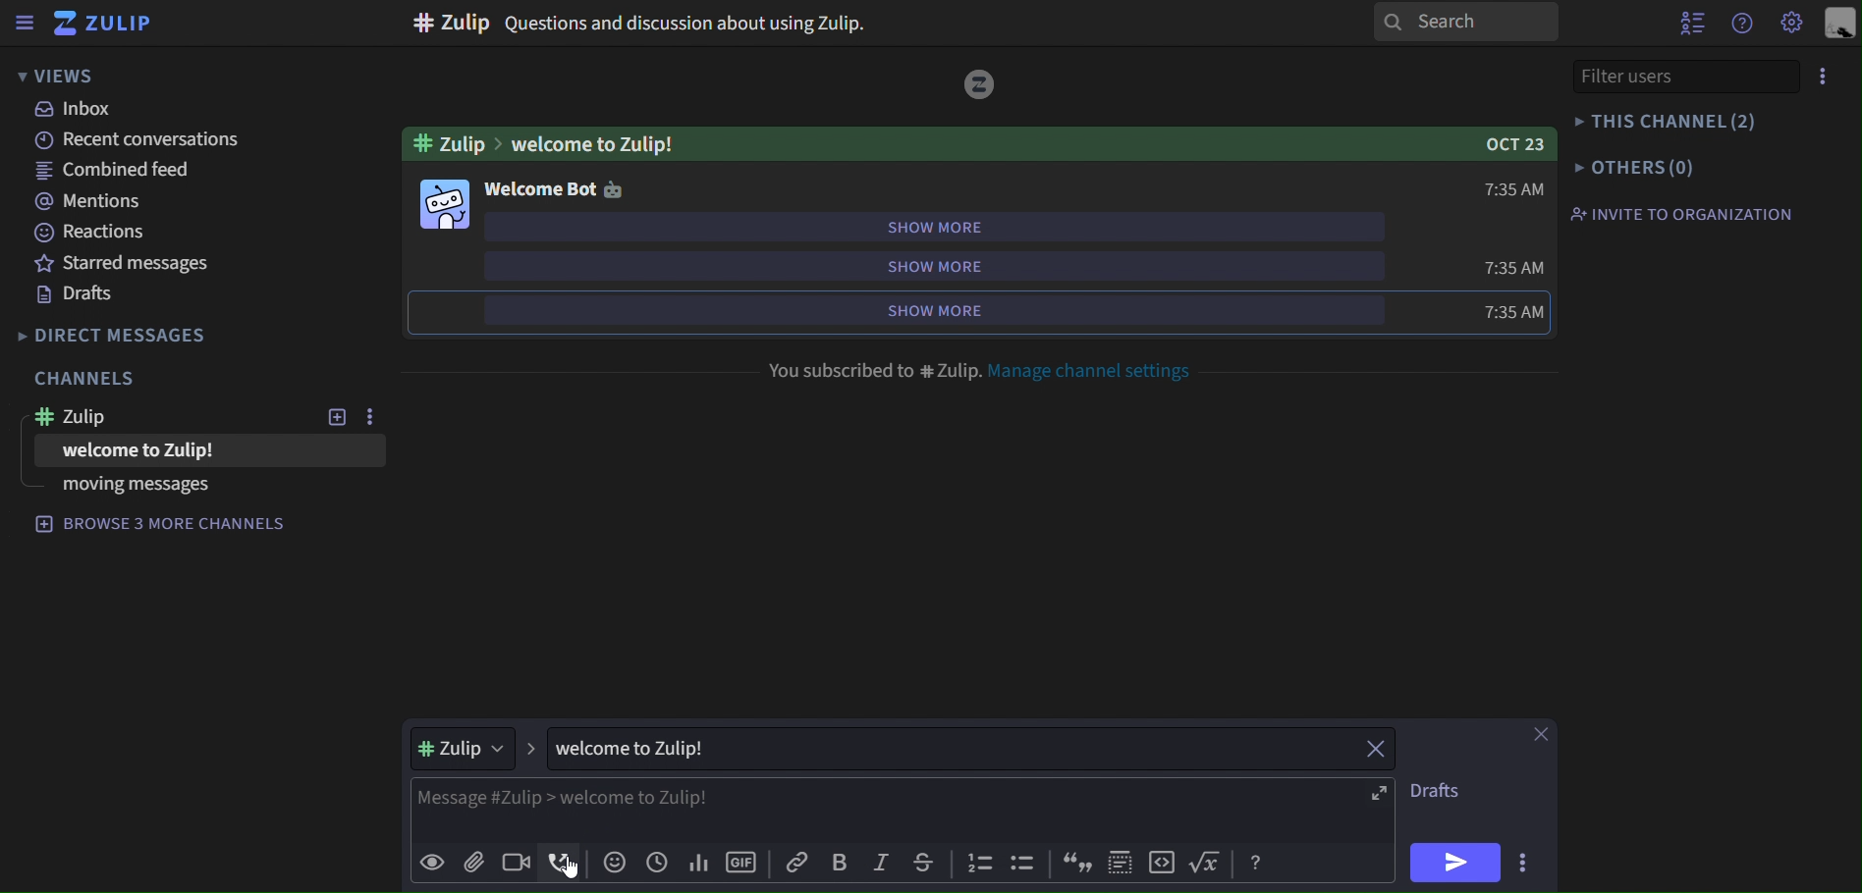 The width and height of the screenshot is (1862, 893). I want to click on icon, so click(1162, 864).